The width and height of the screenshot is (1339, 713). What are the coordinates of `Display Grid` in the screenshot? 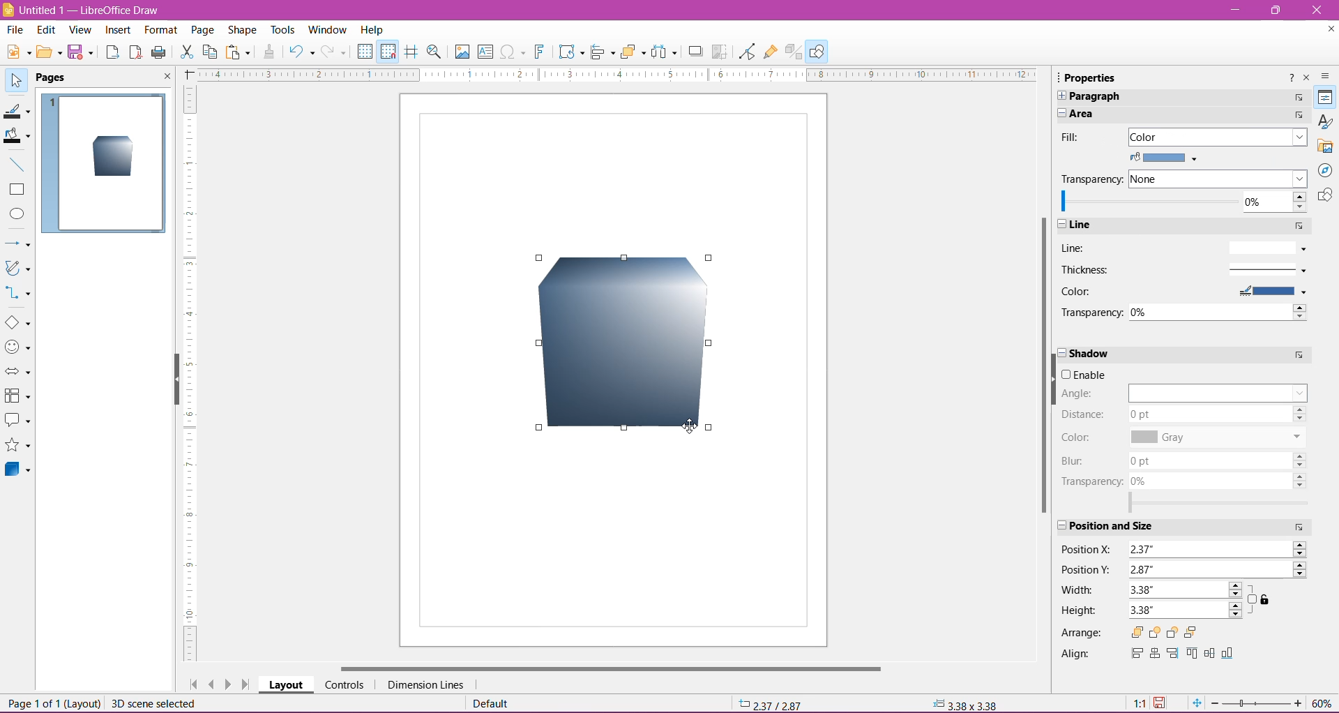 It's located at (365, 52).